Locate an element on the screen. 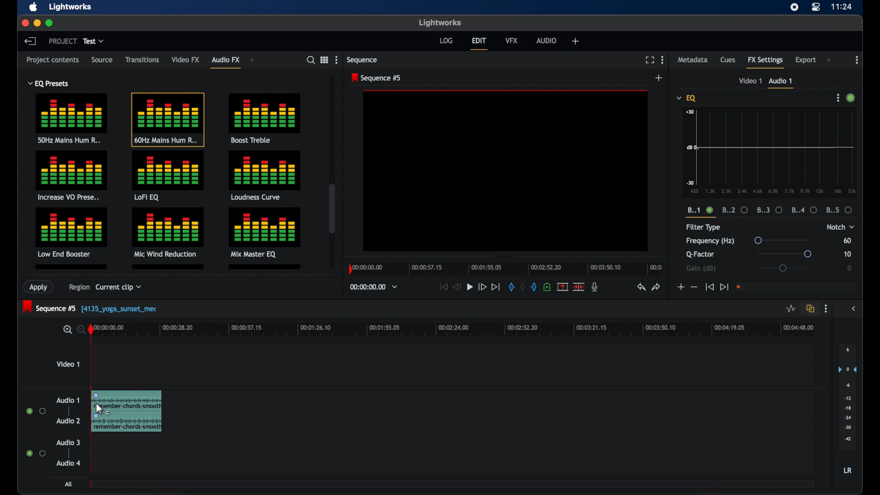 This screenshot has height=495, width=880. eq is located at coordinates (687, 98).